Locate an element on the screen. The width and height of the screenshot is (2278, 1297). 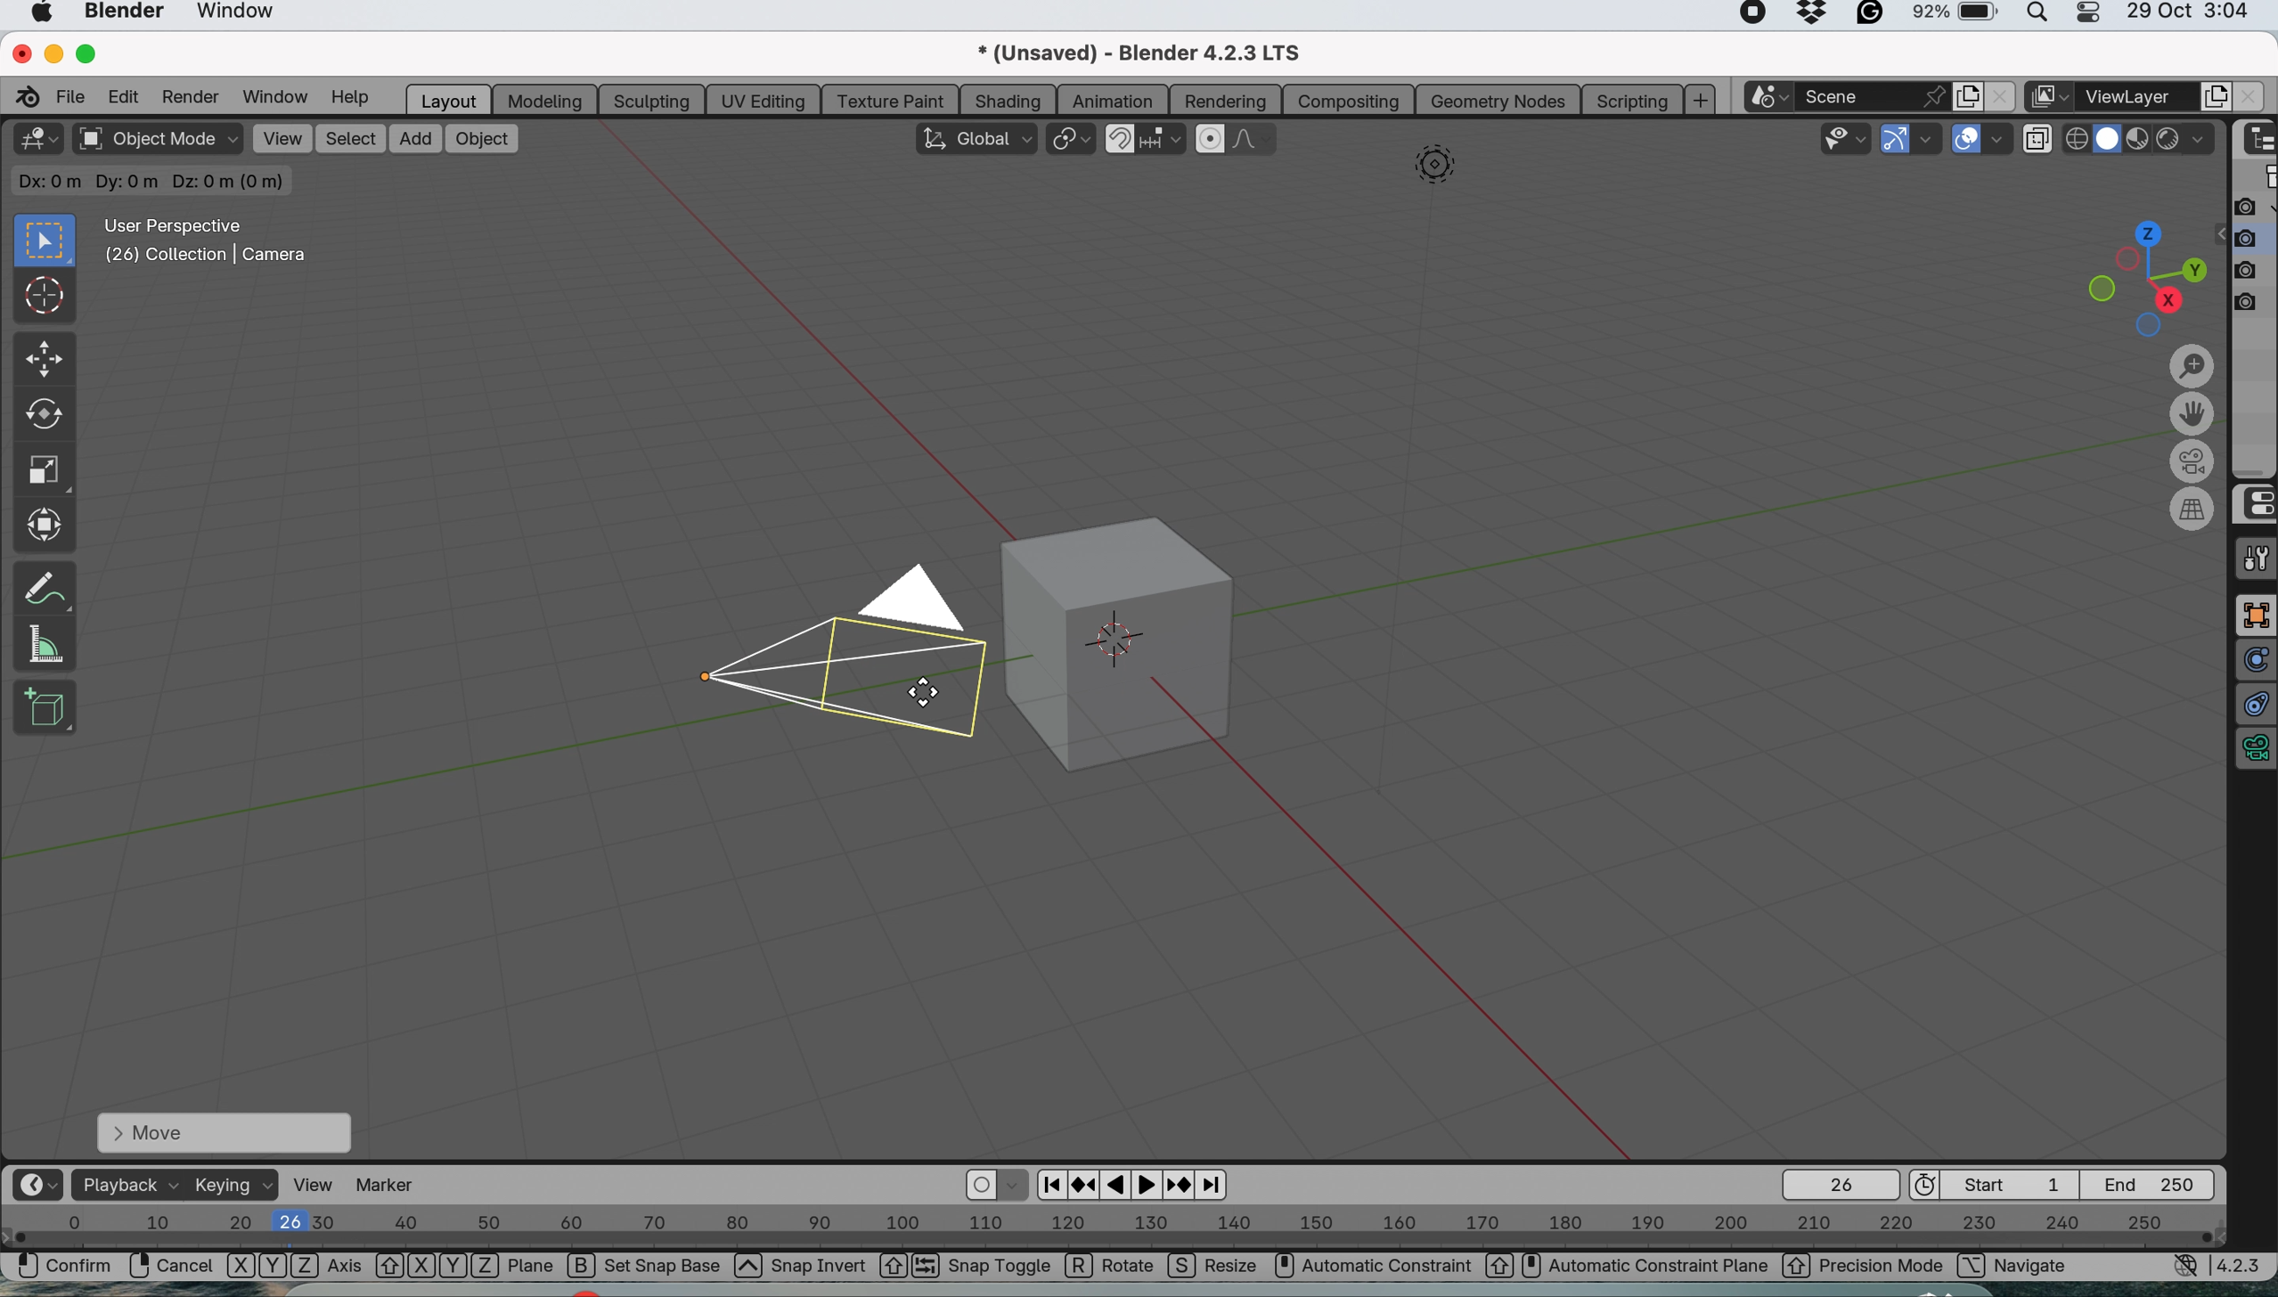
shading is located at coordinates (1008, 99).